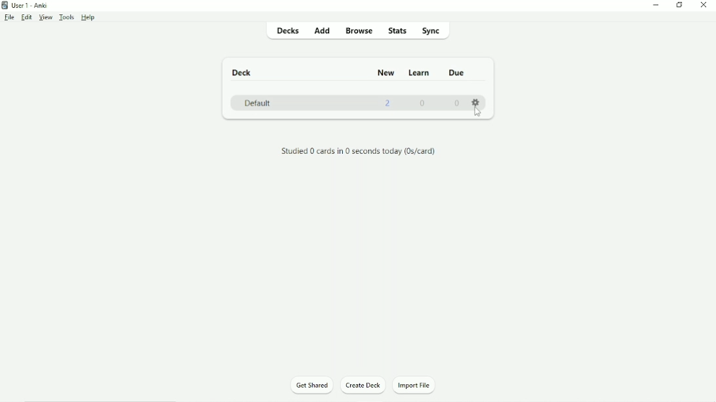 The image size is (716, 402). What do you see at coordinates (654, 5) in the screenshot?
I see `Minimize` at bounding box center [654, 5].